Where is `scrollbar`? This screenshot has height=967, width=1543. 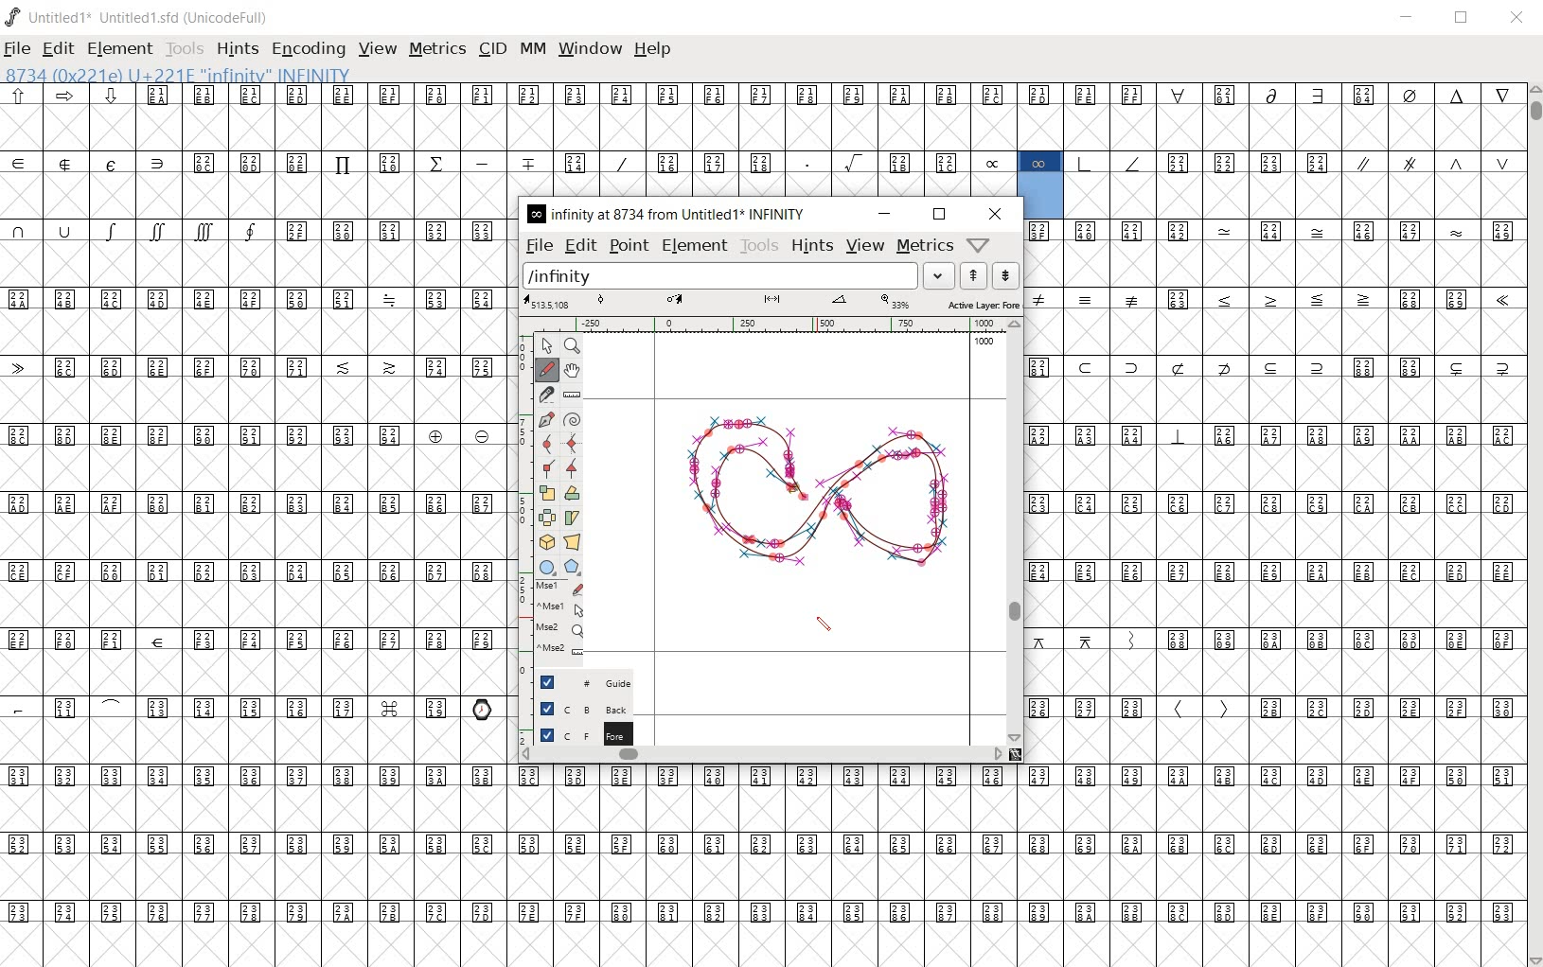 scrollbar is located at coordinates (1019, 531).